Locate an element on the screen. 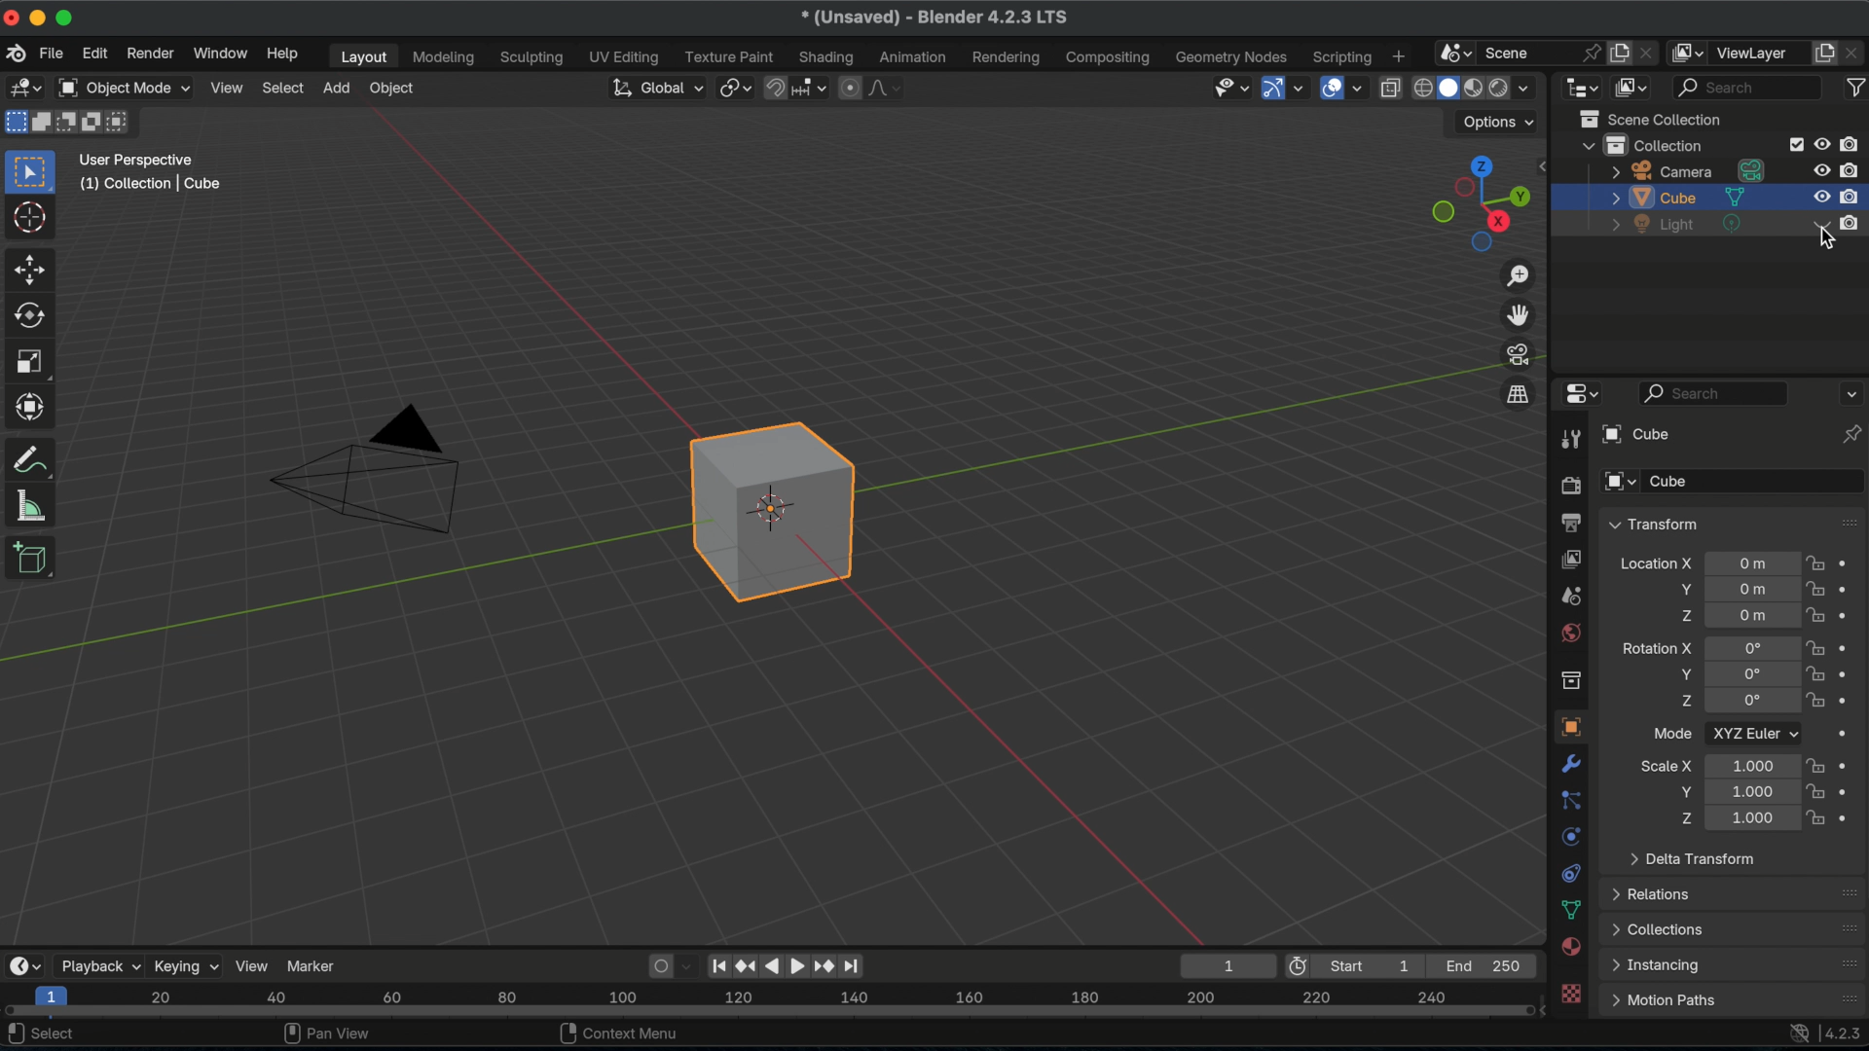 The height and width of the screenshot is (1051, 1869). transform is located at coordinates (32, 404).